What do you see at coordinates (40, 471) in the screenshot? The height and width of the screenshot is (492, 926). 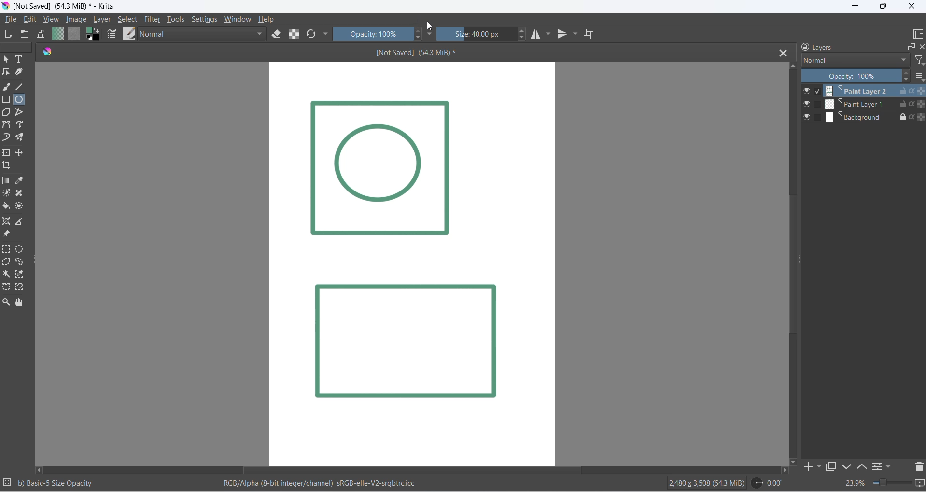 I see `move left` at bounding box center [40, 471].